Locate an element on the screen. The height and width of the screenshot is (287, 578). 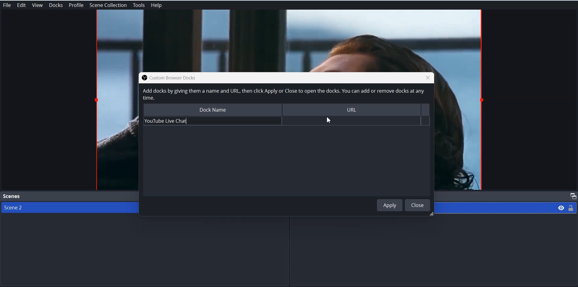
File Preview window is located at coordinates (116, 131).